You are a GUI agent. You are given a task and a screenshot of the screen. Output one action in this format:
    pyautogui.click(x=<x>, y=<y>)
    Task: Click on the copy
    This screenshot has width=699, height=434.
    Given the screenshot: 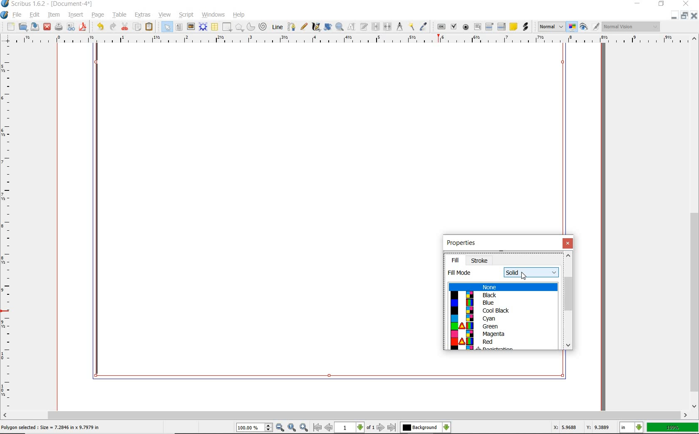 What is the action you would take?
    pyautogui.click(x=138, y=27)
    